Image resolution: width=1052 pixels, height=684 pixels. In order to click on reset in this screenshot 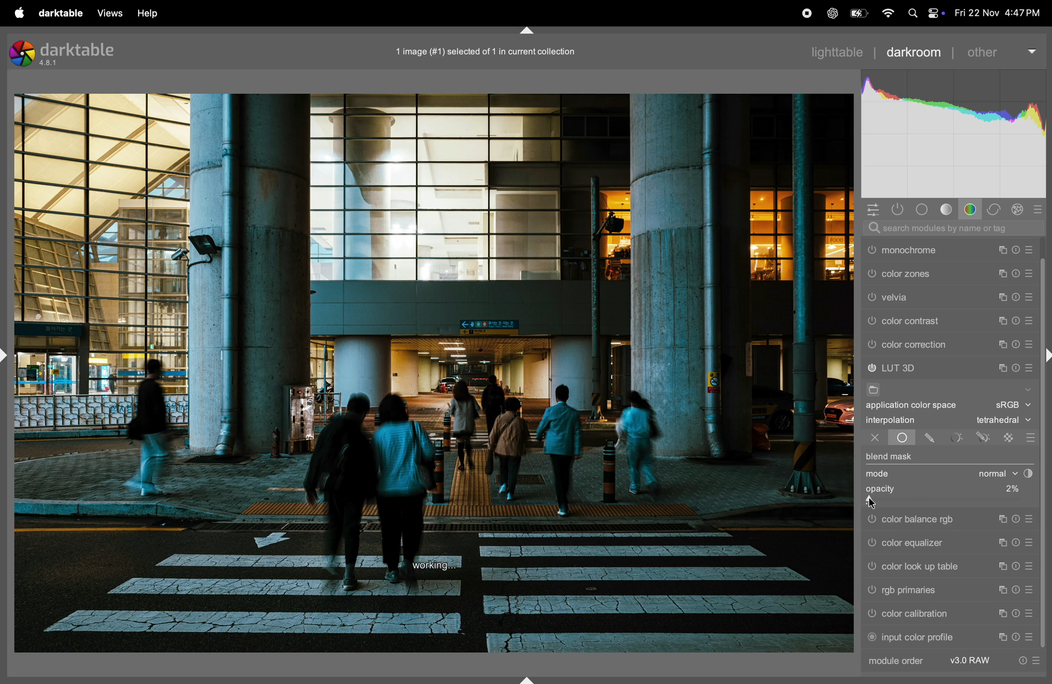, I will do `click(1016, 247)`.